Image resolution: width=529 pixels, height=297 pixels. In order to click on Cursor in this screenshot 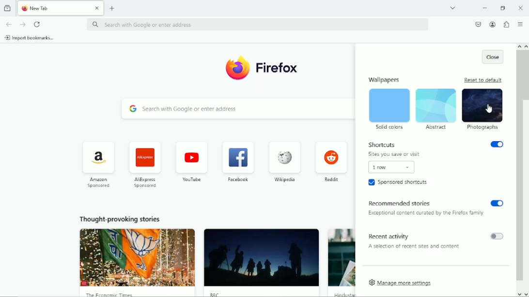, I will do `click(489, 109)`.